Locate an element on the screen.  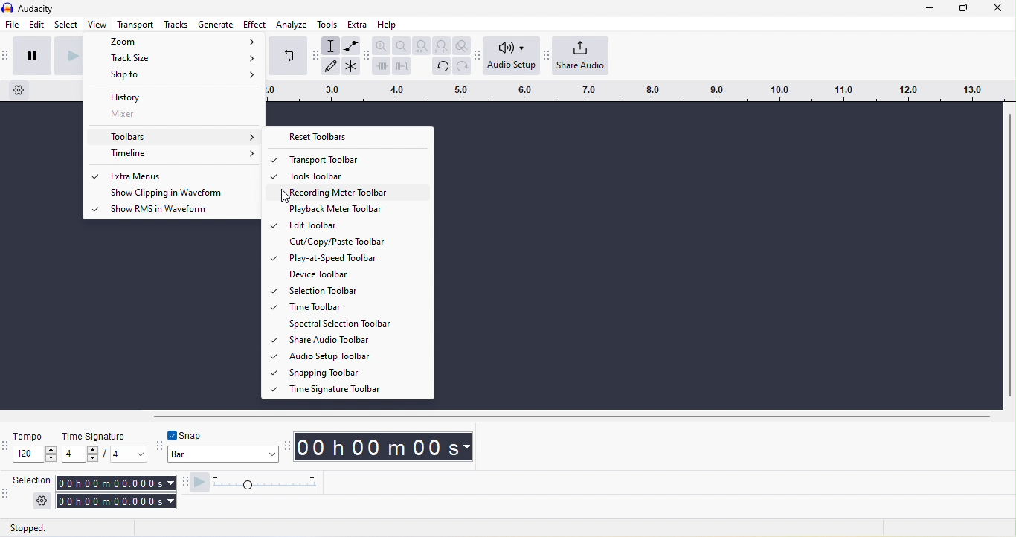
selection is located at coordinates (33, 480).